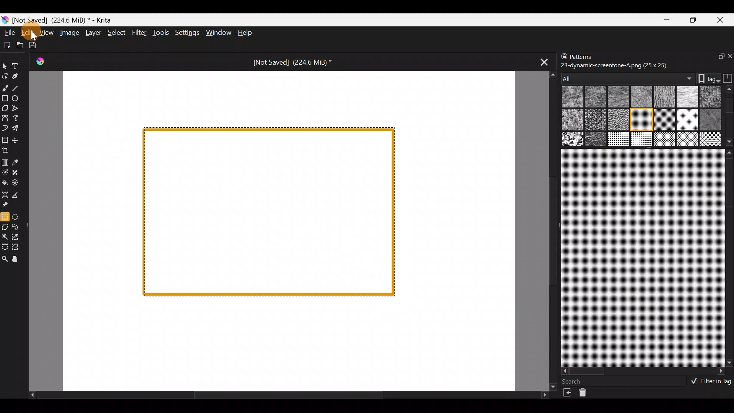 The height and width of the screenshot is (413, 734). I want to click on Create new document, so click(7, 46).